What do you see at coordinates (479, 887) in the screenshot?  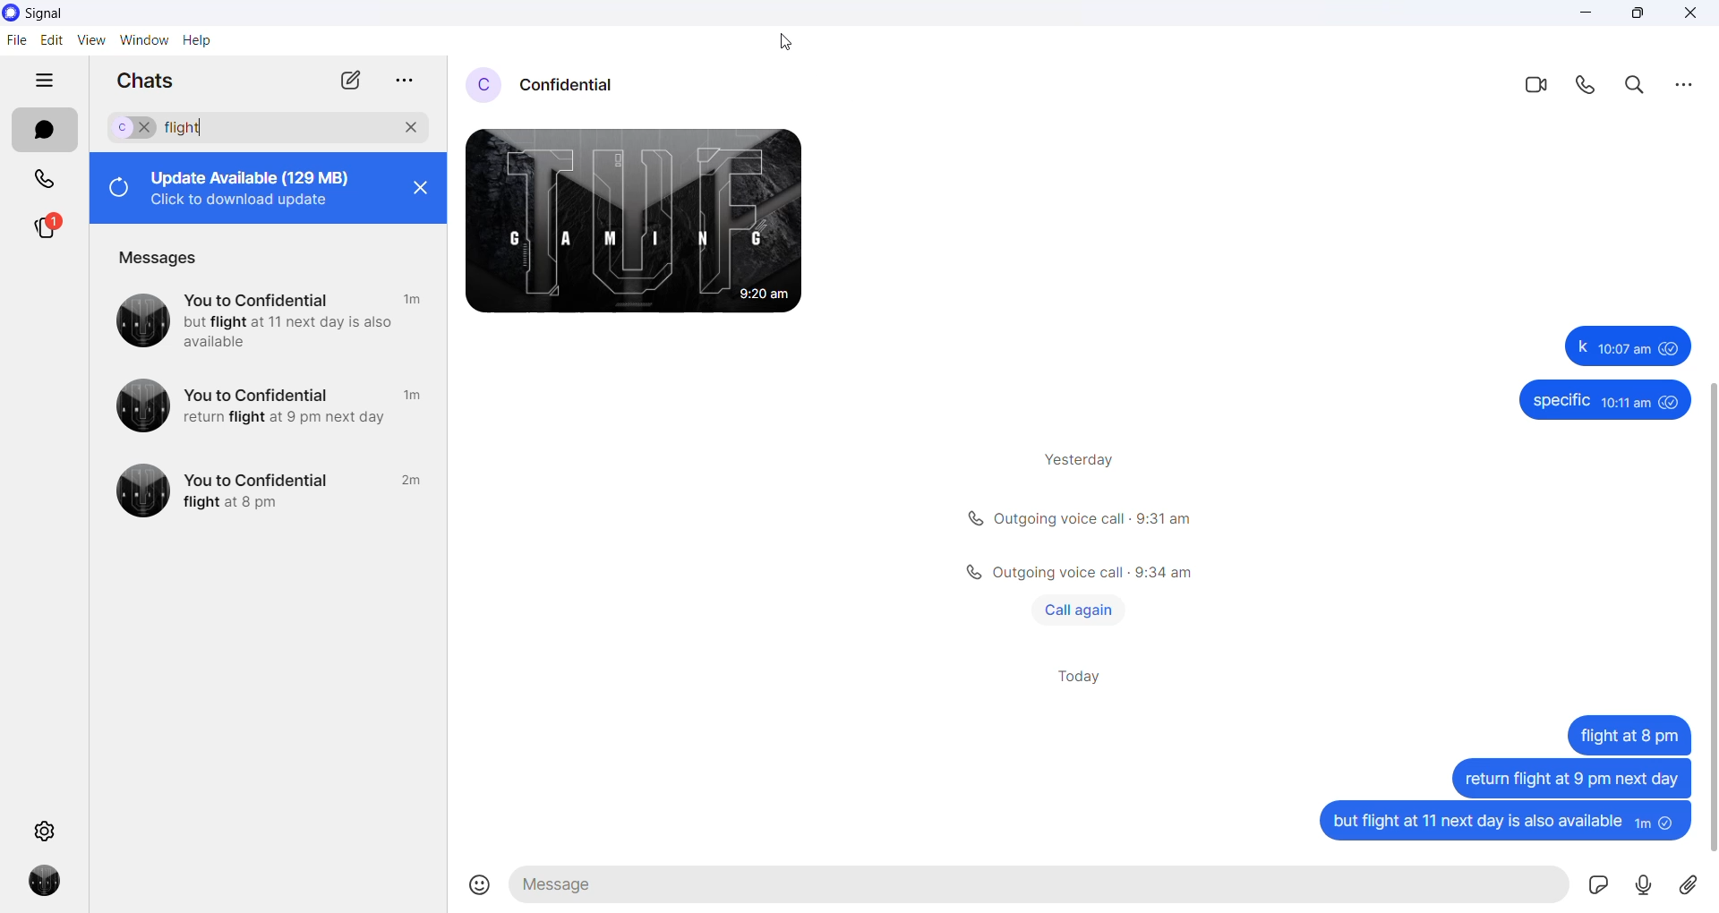 I see `emojis` at bounding box center [479, 887].